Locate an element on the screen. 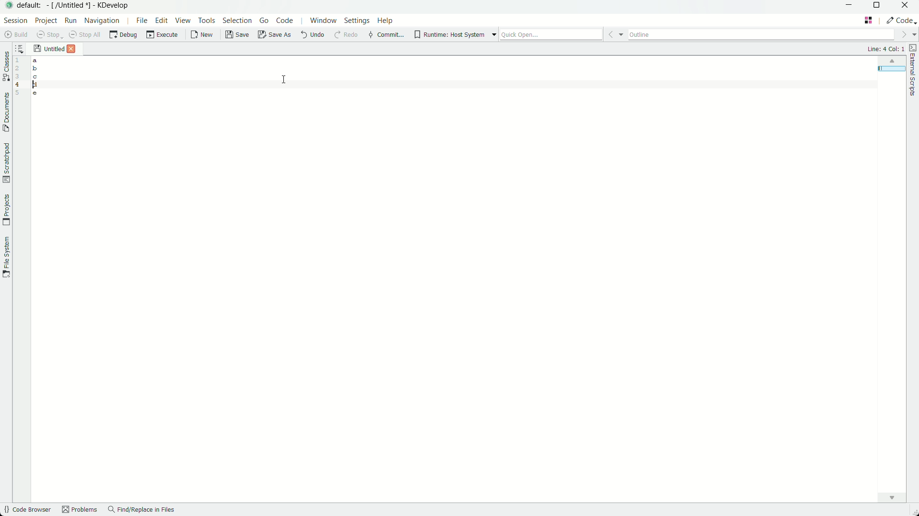 Image resolution: width=919 pixels, height=516 pixels. view is located at coordinates (183, 21).